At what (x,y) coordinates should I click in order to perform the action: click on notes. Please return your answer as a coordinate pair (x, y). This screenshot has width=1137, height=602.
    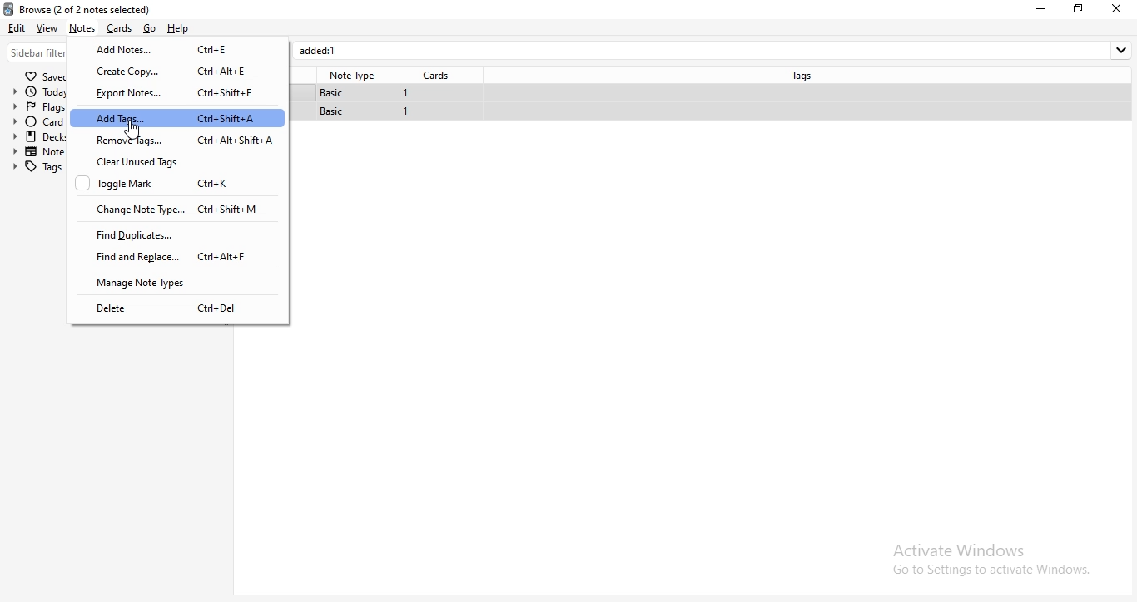
    Looking at the image, I should click on (82, 27).